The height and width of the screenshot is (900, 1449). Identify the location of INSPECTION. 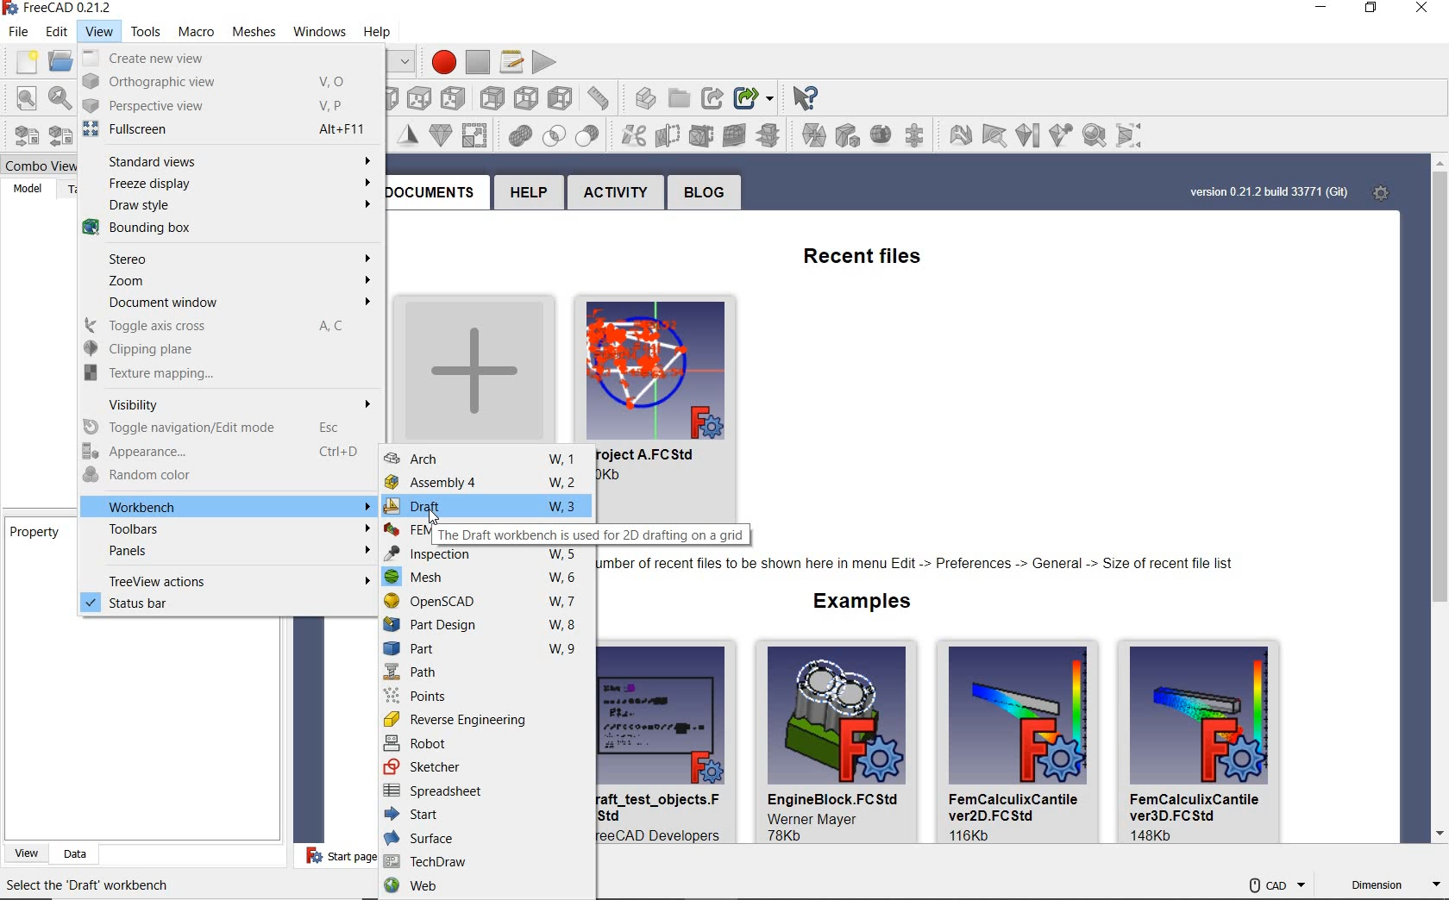
(486, 554).